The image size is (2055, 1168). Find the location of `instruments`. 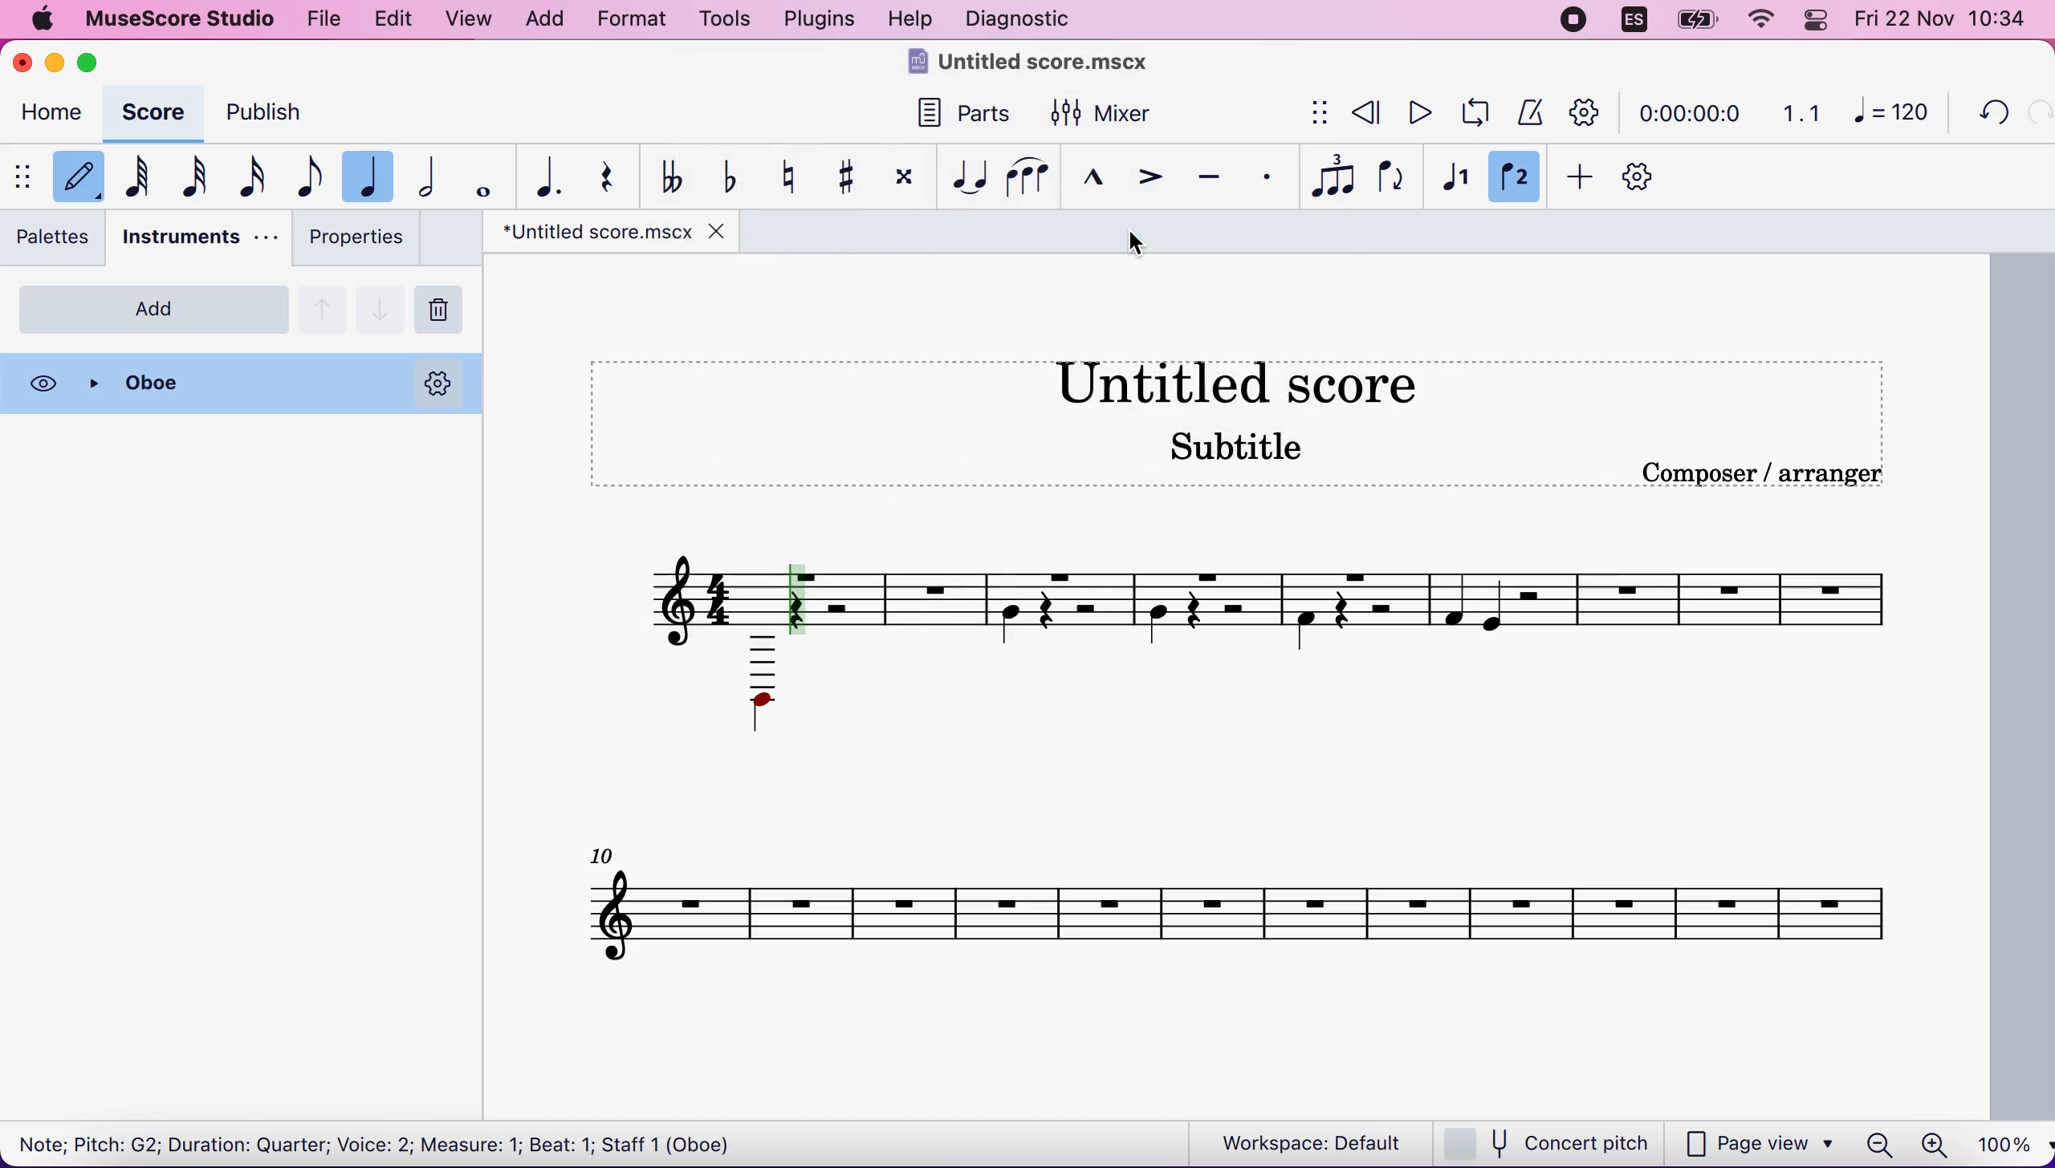

instruments is located at coordinates (199, 237).